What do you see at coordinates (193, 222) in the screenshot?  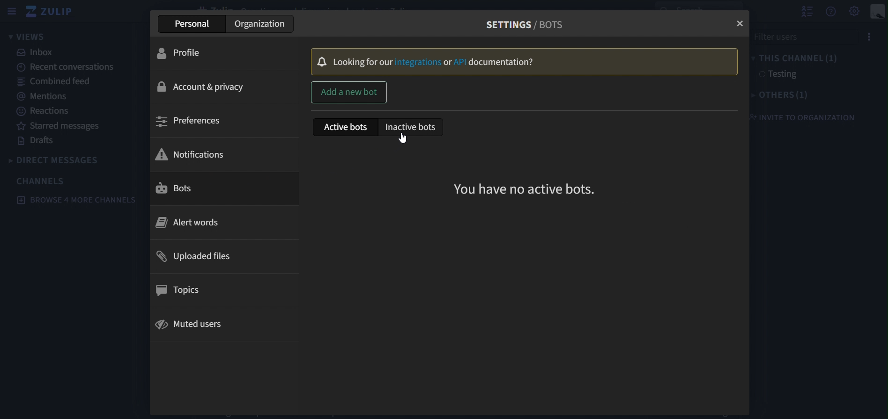 I see `alert words` at bounding box center [193, 222].